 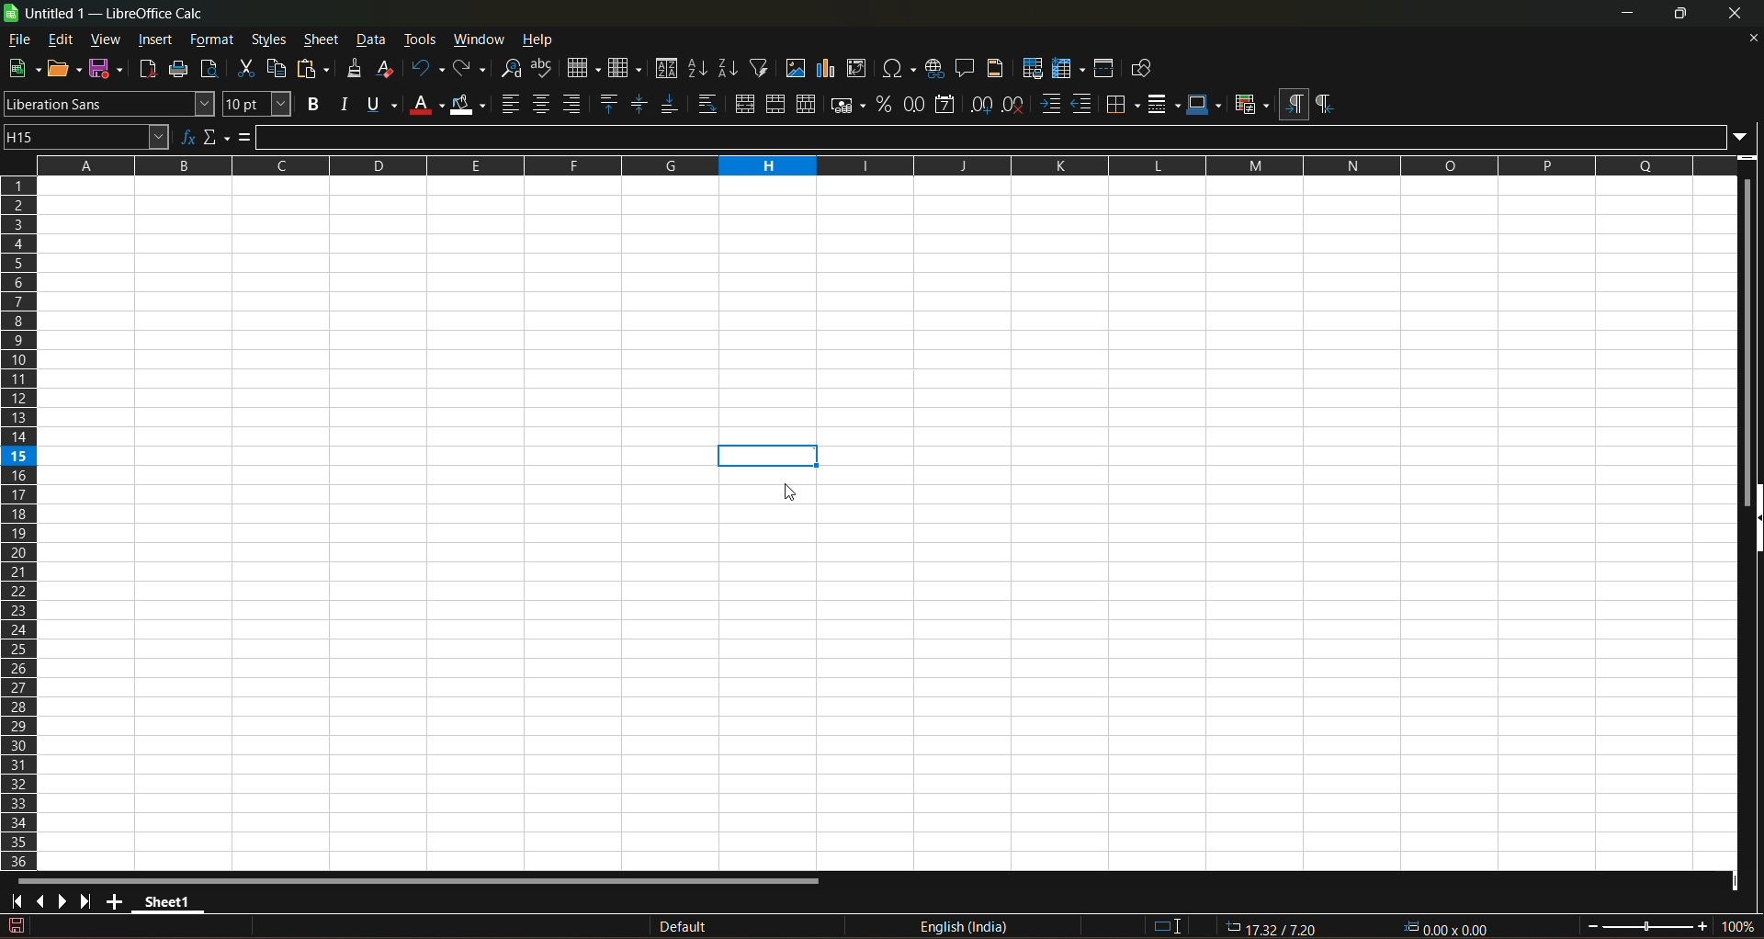 I want to click on add decimal place, so click(x=981, y=106).